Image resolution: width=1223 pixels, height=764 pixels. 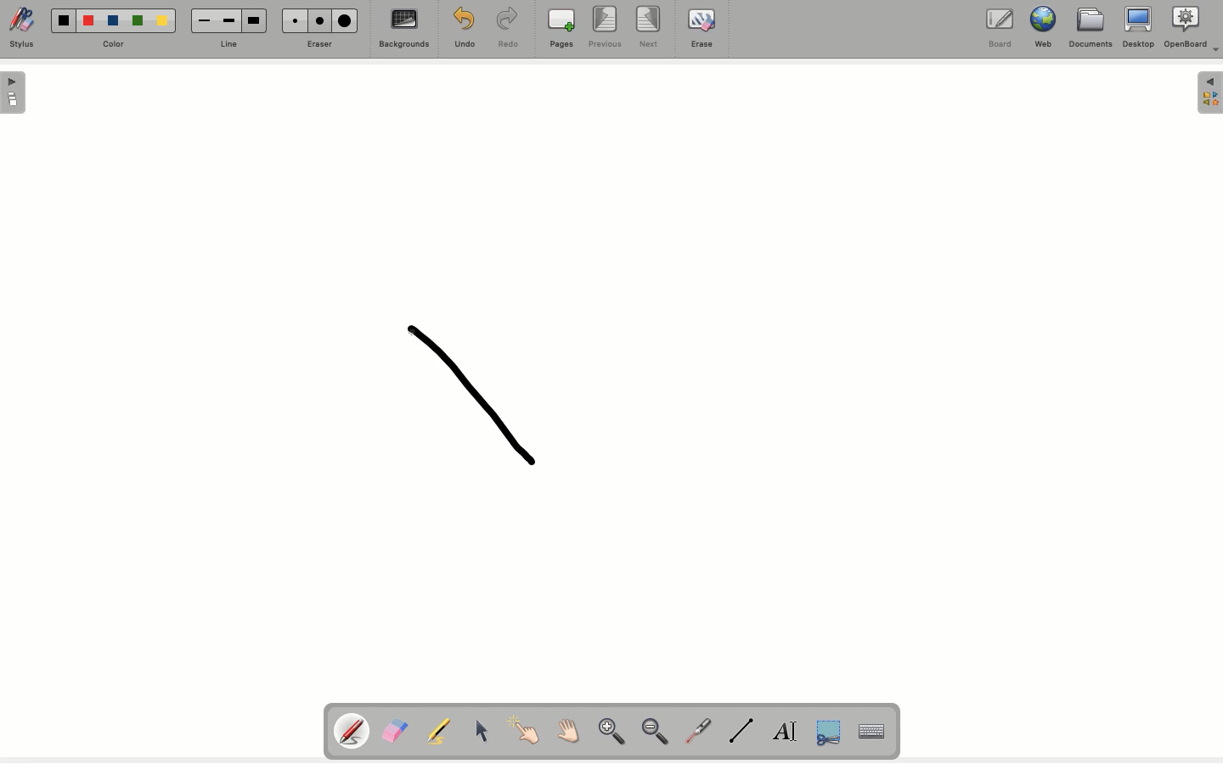 What do you see at coordinates (89, 23) in the screenshot?
I see `Red` at bounding box center [89, 23].